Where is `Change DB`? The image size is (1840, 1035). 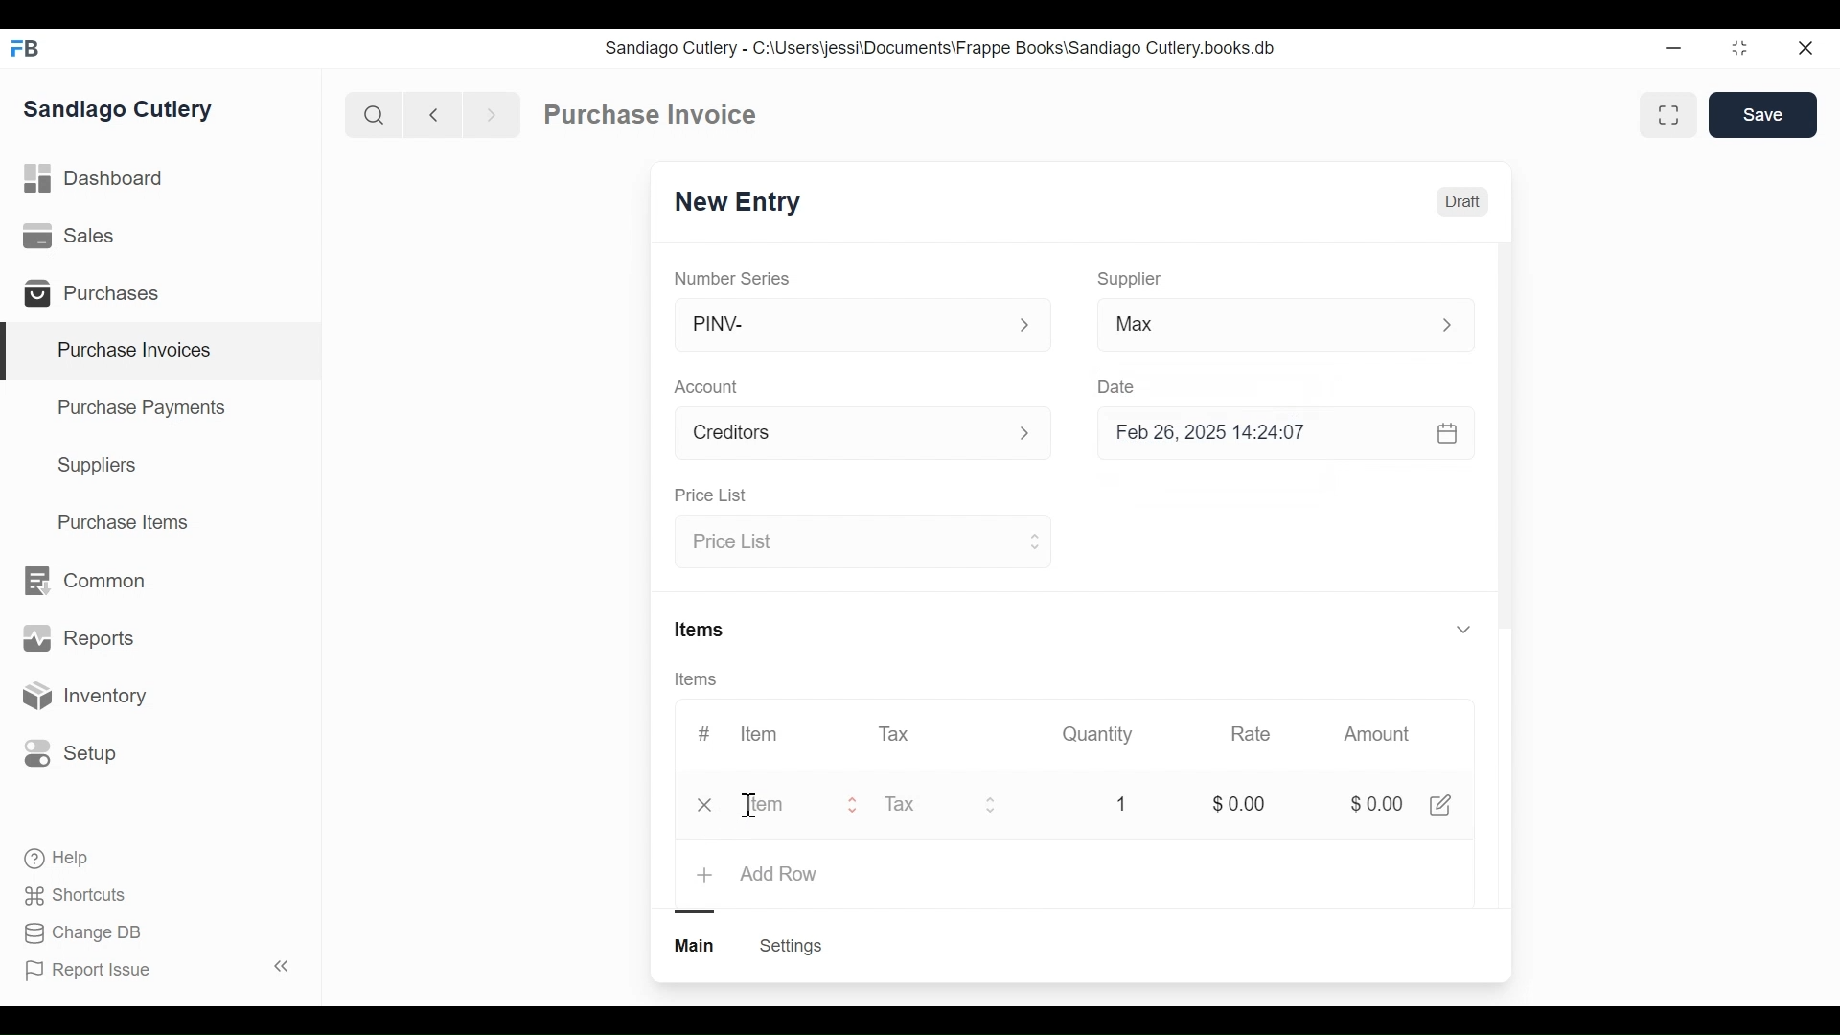
Change DB is located at coordinates (86, 933).